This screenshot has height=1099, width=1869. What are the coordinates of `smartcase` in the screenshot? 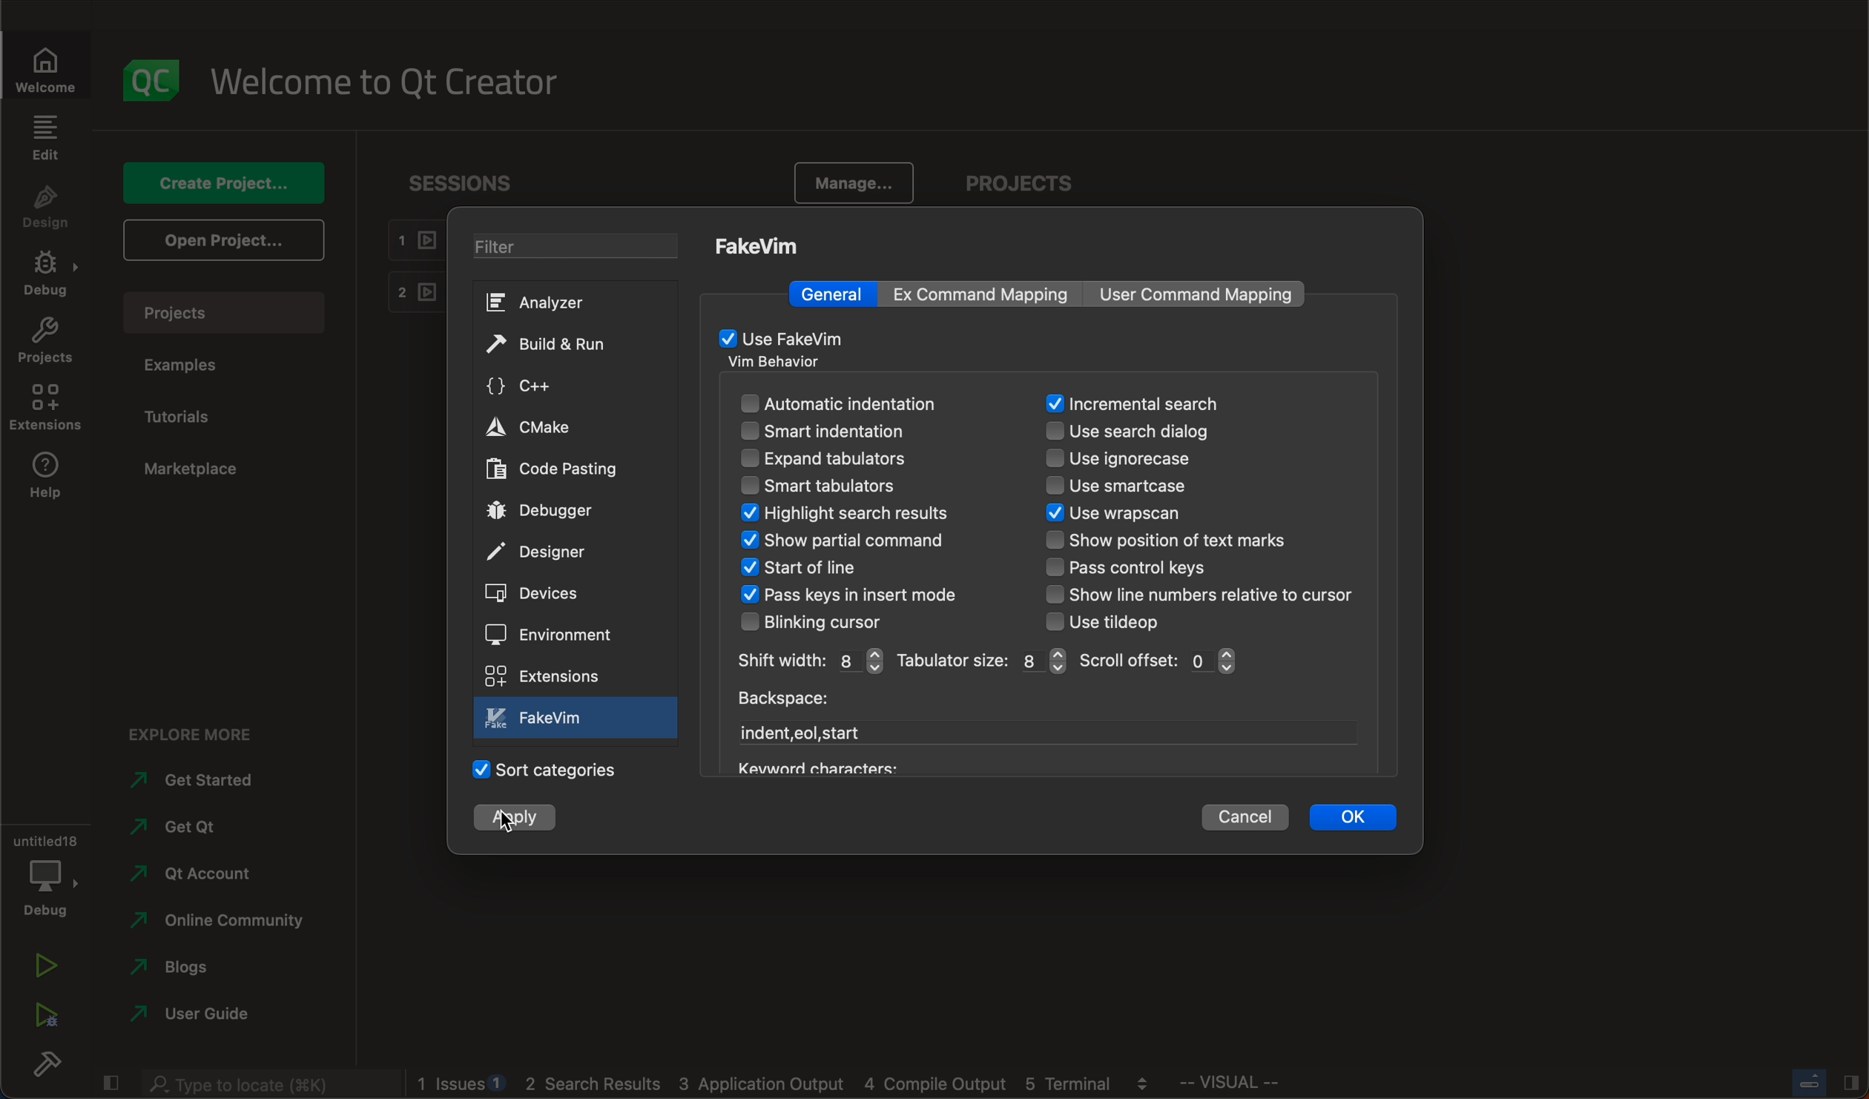 It's located at (1132, 488).